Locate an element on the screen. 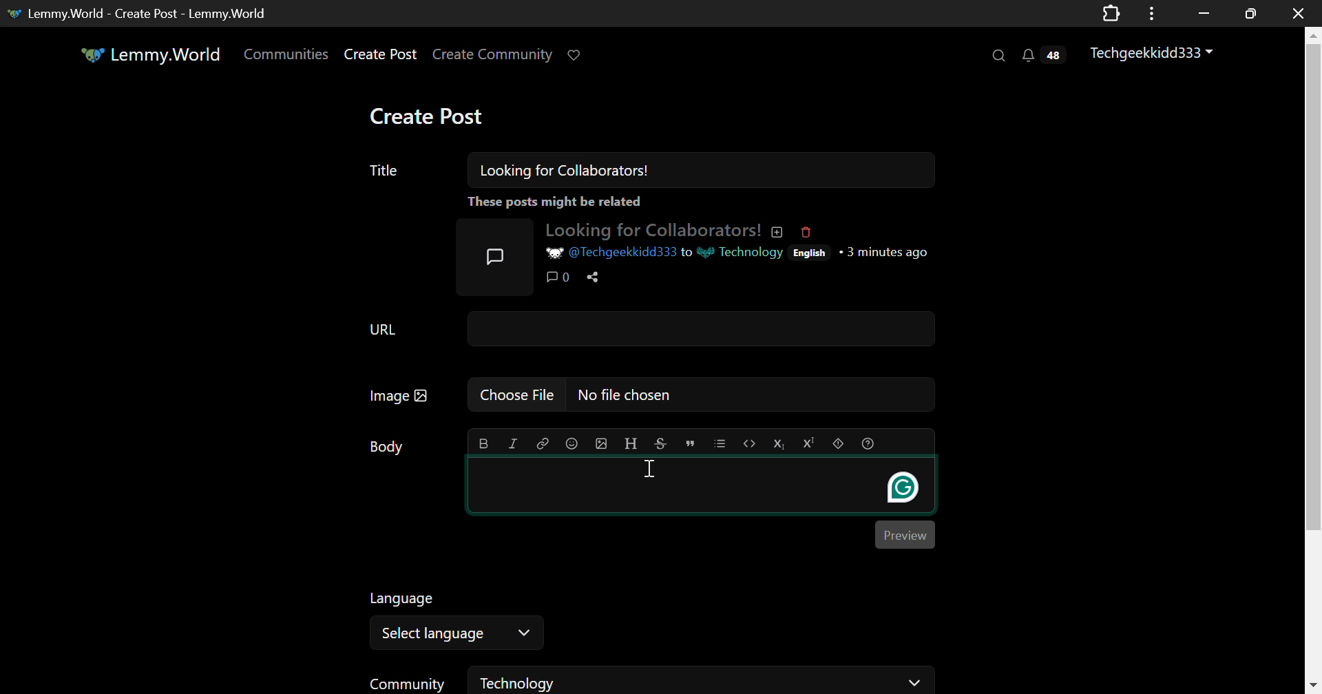  Create Community is located at coordinates (495, 55).